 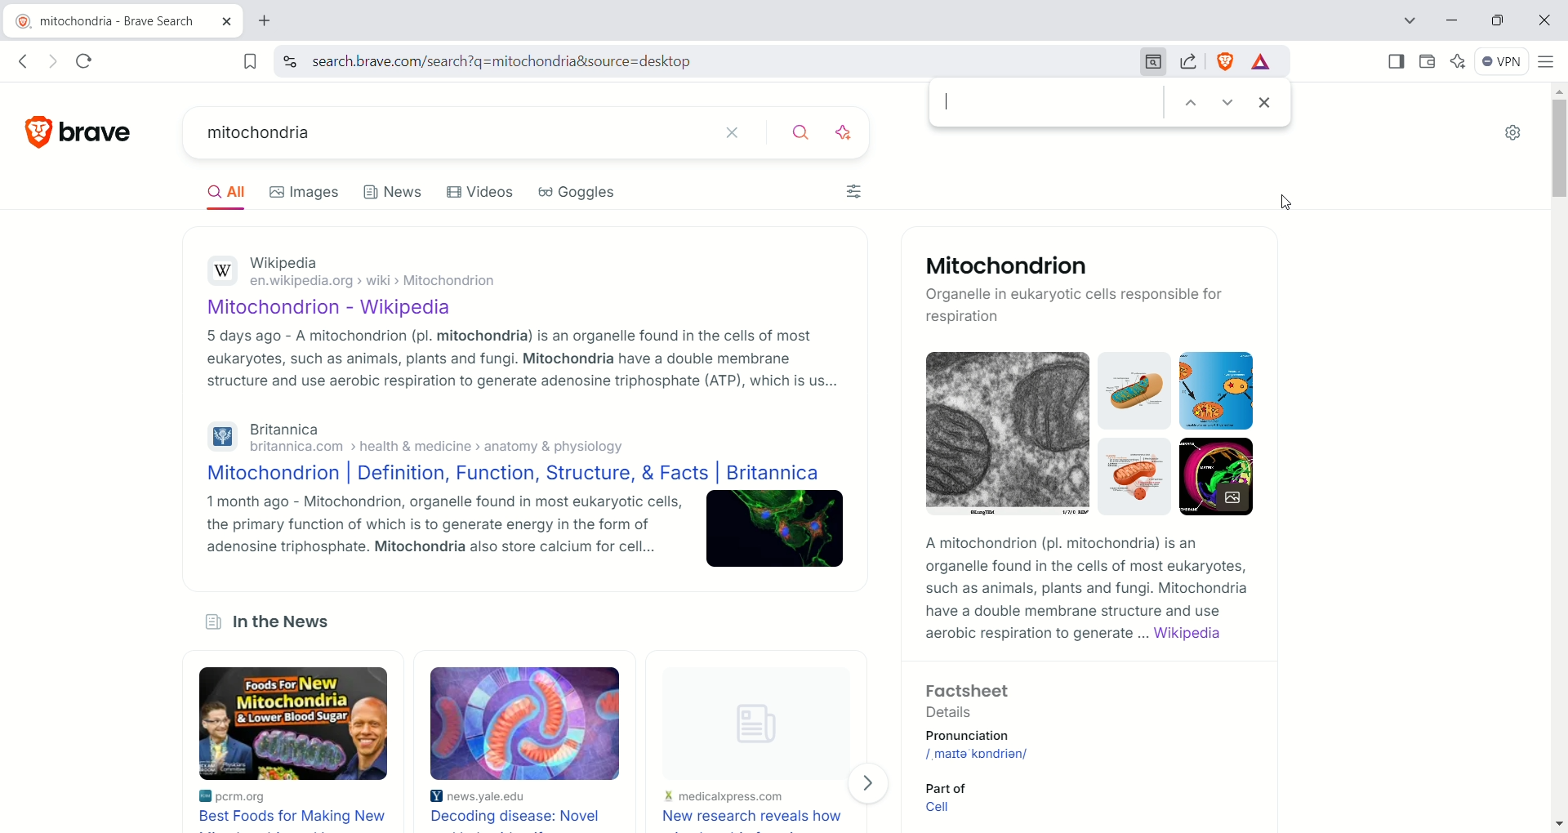 What do you see at coordinates (100, 134) in the screenshot?
I see `brave` at bounding box center [100, 134].